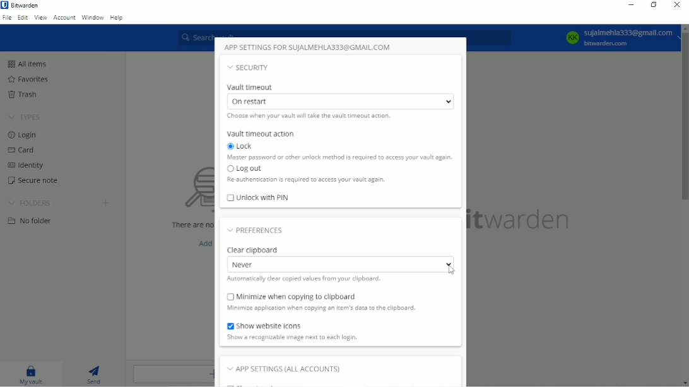 The height and width of the screenshot is (387, 689). I want to click on My vault, so click(32, 374).